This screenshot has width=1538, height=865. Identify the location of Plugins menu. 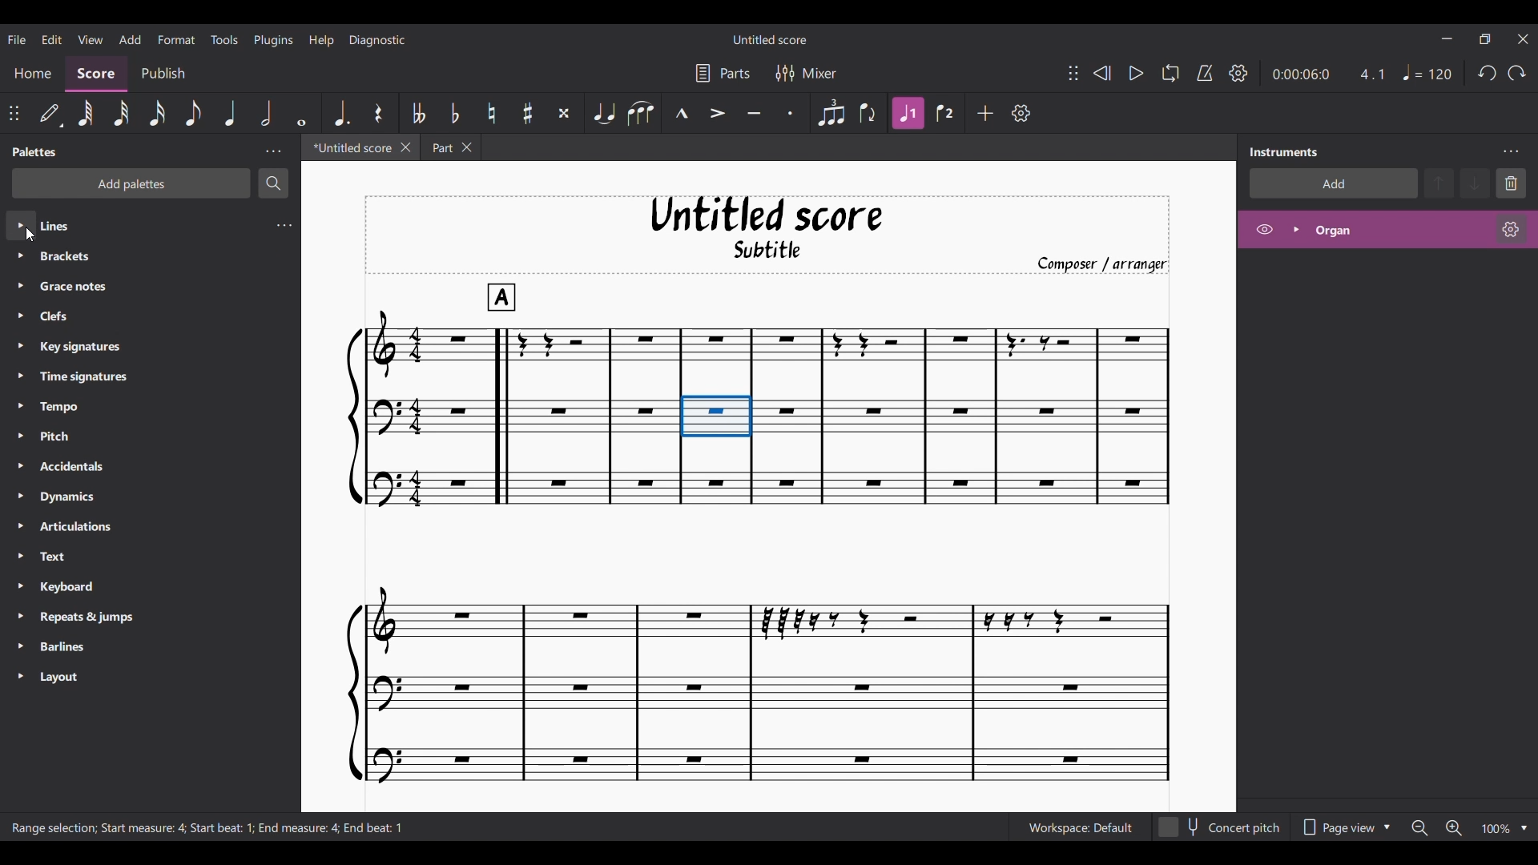
(274, 39).